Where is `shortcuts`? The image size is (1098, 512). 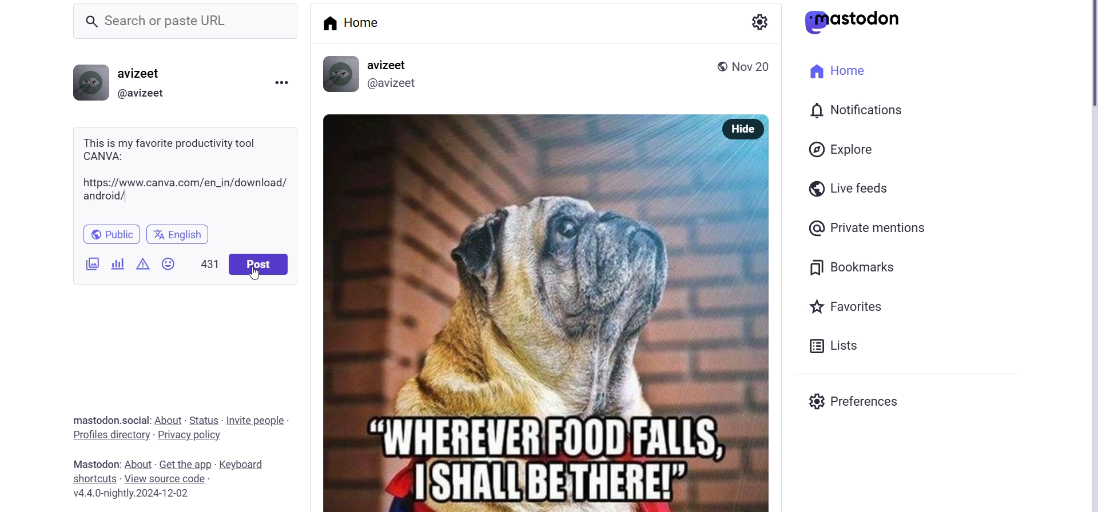
shortcuts is located at coordinates (88, 479).